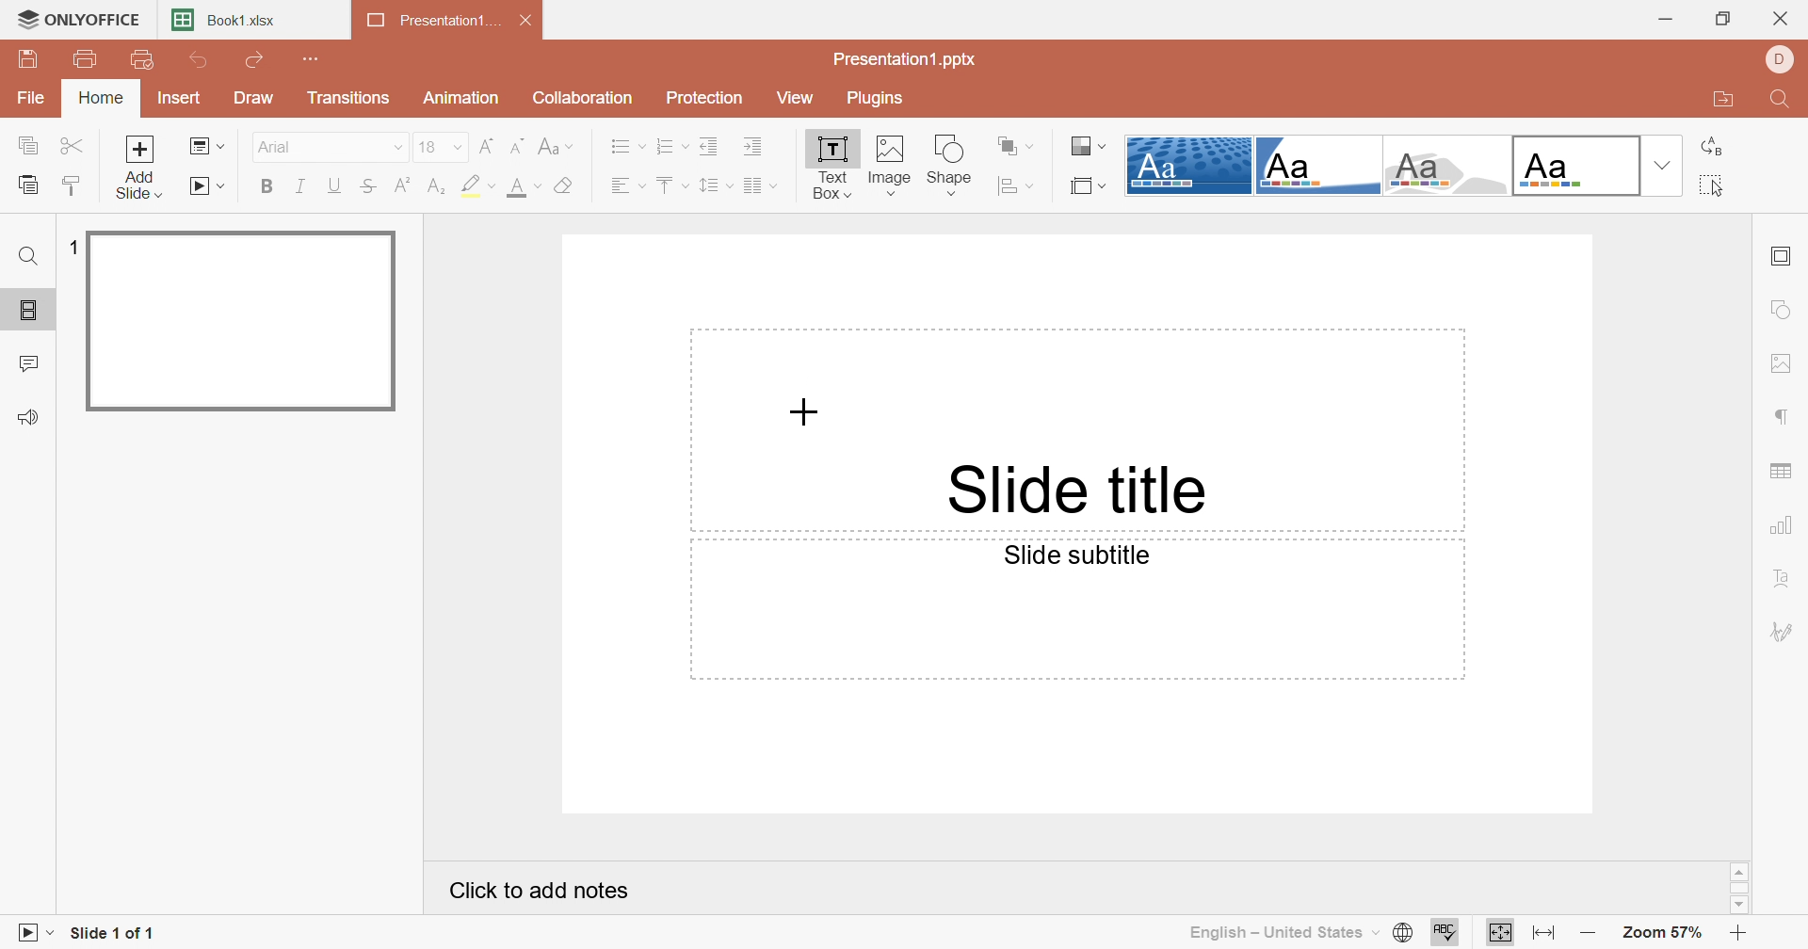  What do you see at coordinates (441, 147) in the screenshot?
I see `18` at bounding box center [441, 147].